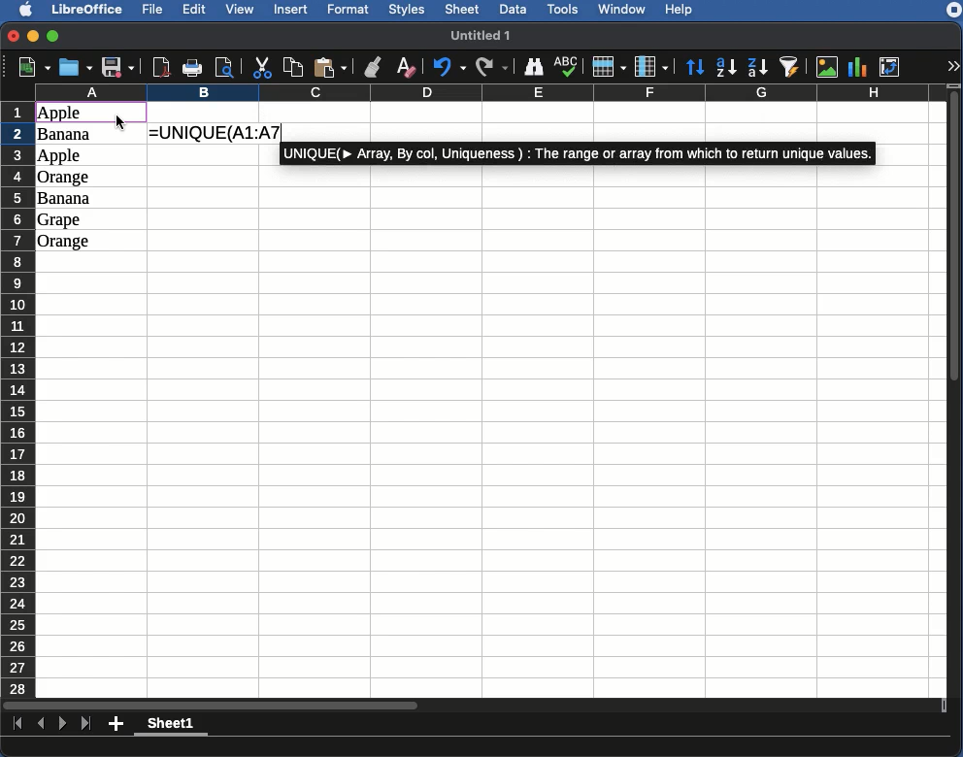  What do you see at coordinates (65, 199) in the screenshot?
I see `Banana` at bounding box center [65, 199].